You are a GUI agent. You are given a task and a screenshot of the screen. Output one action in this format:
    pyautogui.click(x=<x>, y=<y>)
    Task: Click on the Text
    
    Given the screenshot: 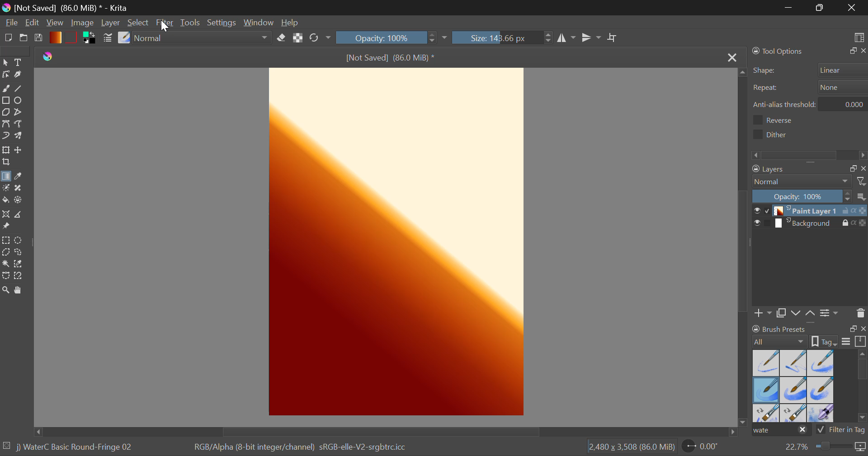 What is the action you would take?
    pyautogui.click(x=20, y=63)
    